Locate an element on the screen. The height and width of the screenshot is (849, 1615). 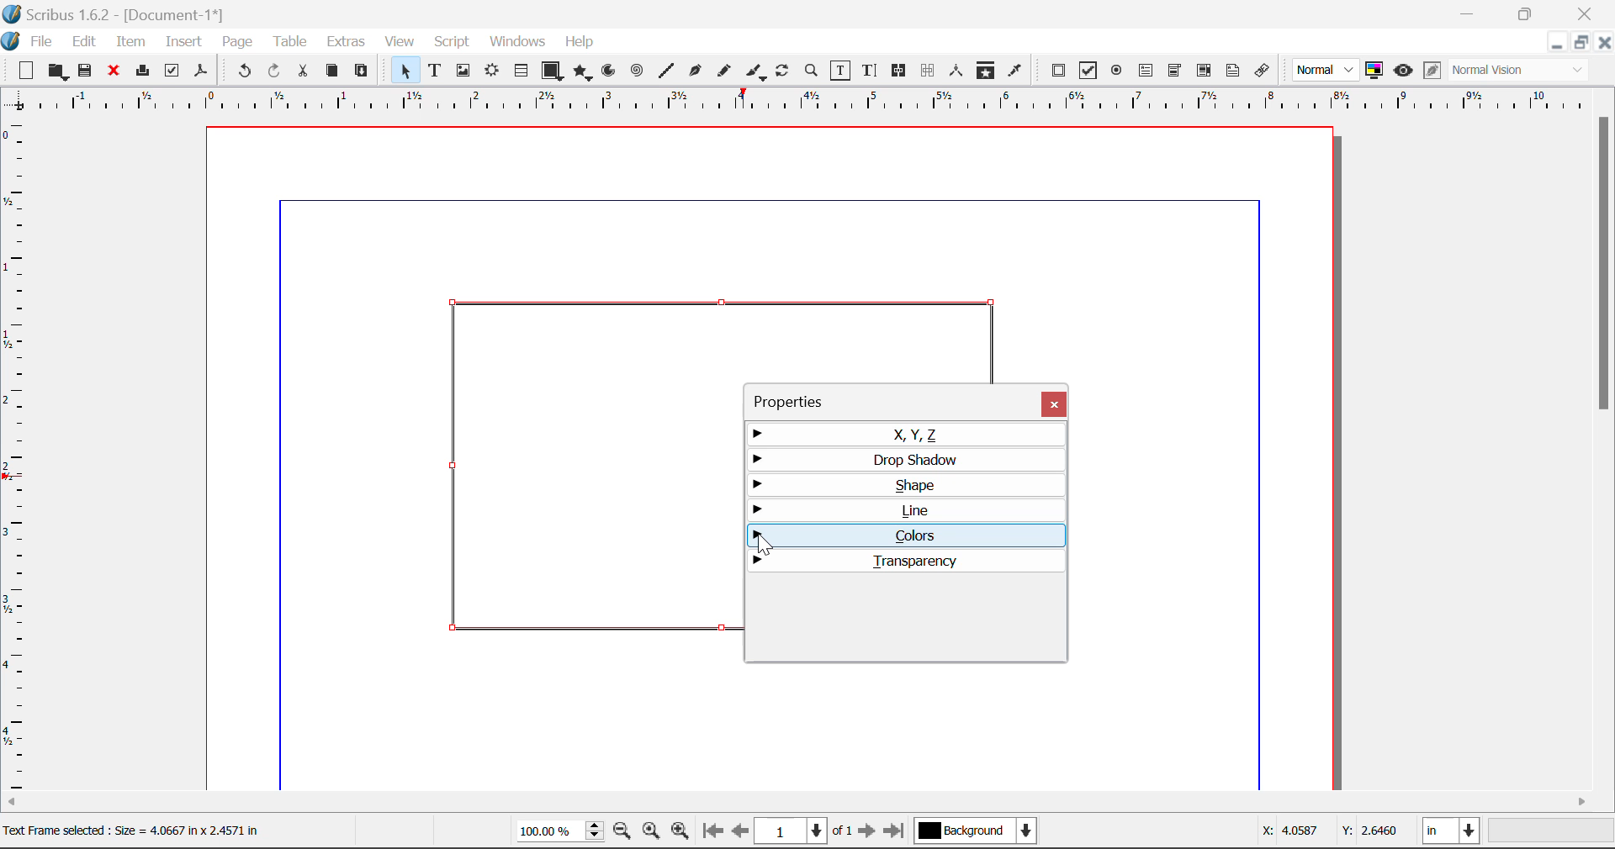
Windows is located at coordinates (516, 43).